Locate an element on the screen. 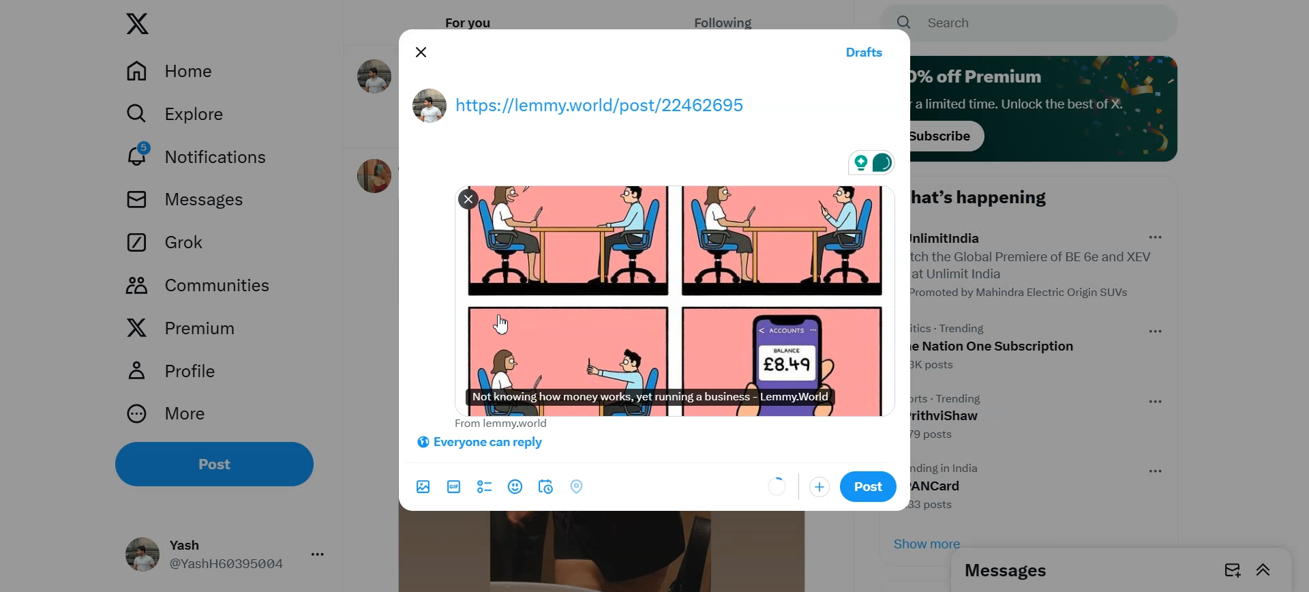 Image resolution: width=1309 pixels, height=592 pixels. handle  is located at coordinates (228, 554).